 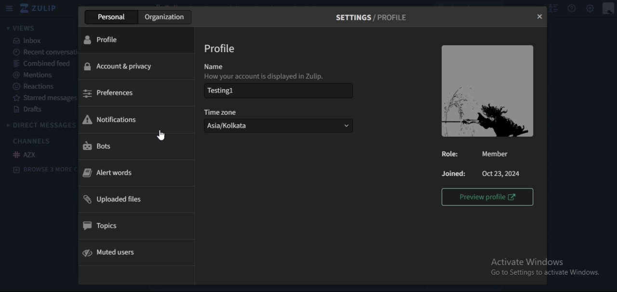 I want to click on personal, so click(x=113, y=17).